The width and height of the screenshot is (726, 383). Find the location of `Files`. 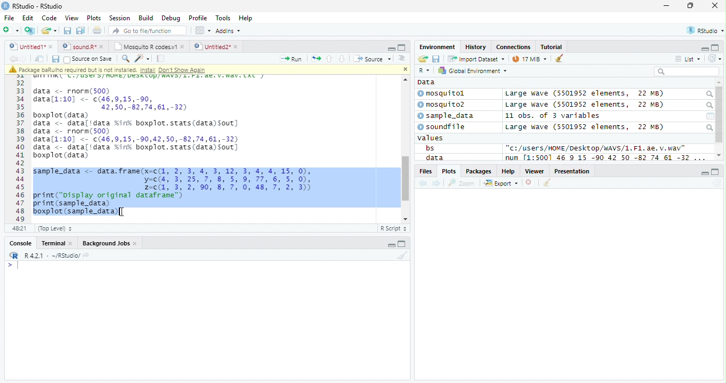

Files is located at coordinates (425, 171).